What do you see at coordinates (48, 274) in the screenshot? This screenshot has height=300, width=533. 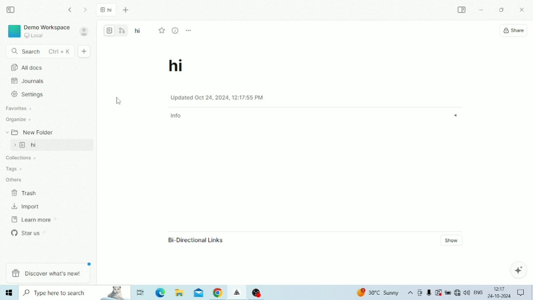 I see `Discover what's new!` at bounding box center [48, 274].